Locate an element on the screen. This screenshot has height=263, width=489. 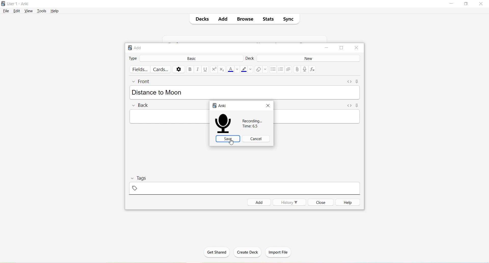
Text highlight color is located at coordinates (247, 69).